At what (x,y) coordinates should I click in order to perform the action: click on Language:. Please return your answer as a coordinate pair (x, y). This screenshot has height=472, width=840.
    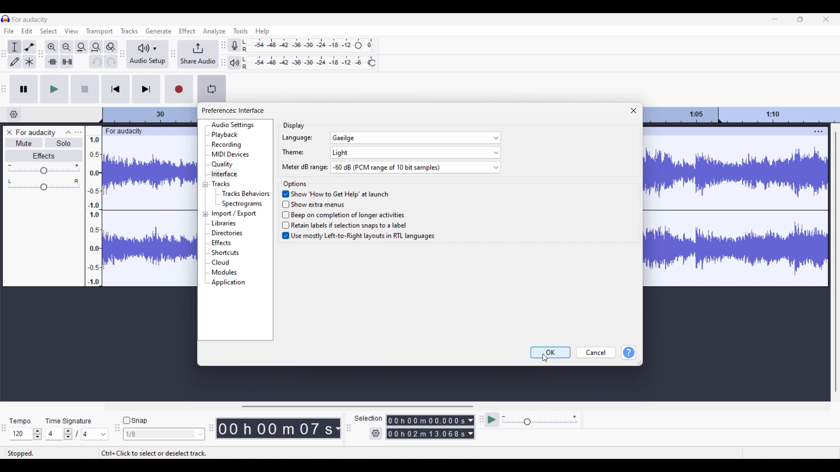
    Looking at the image, I should click on (297, 138).